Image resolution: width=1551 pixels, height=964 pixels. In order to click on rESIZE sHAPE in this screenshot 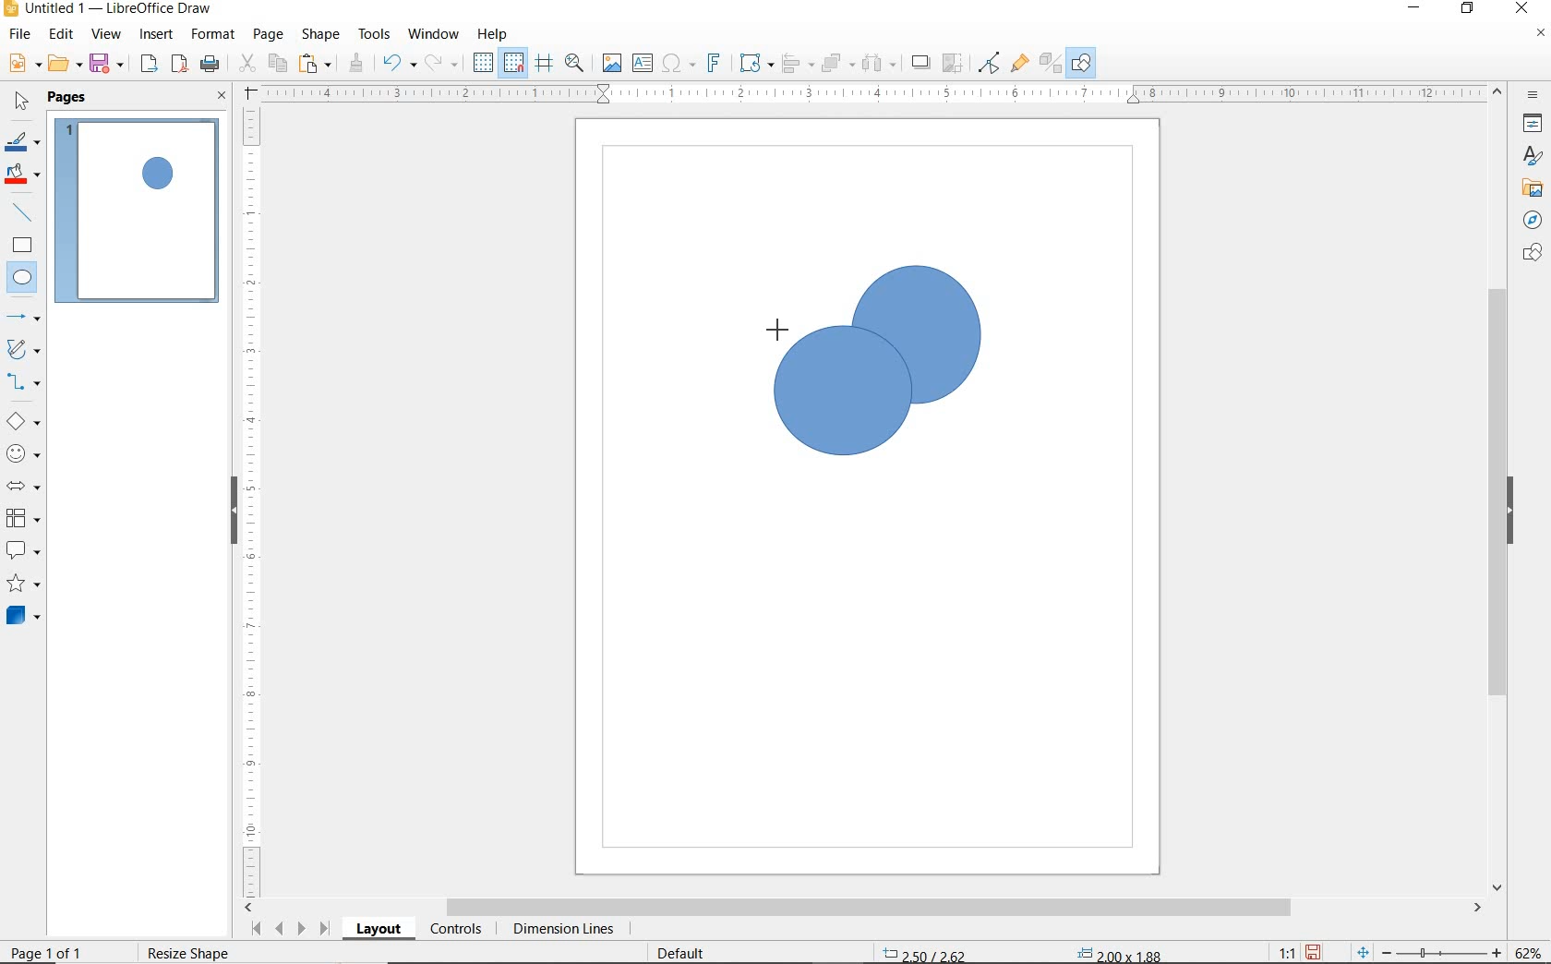, I will do `click(186, 952)`.